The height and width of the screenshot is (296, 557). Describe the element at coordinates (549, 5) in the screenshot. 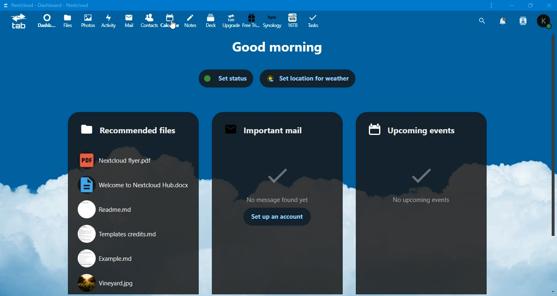

I see `close` at that location.